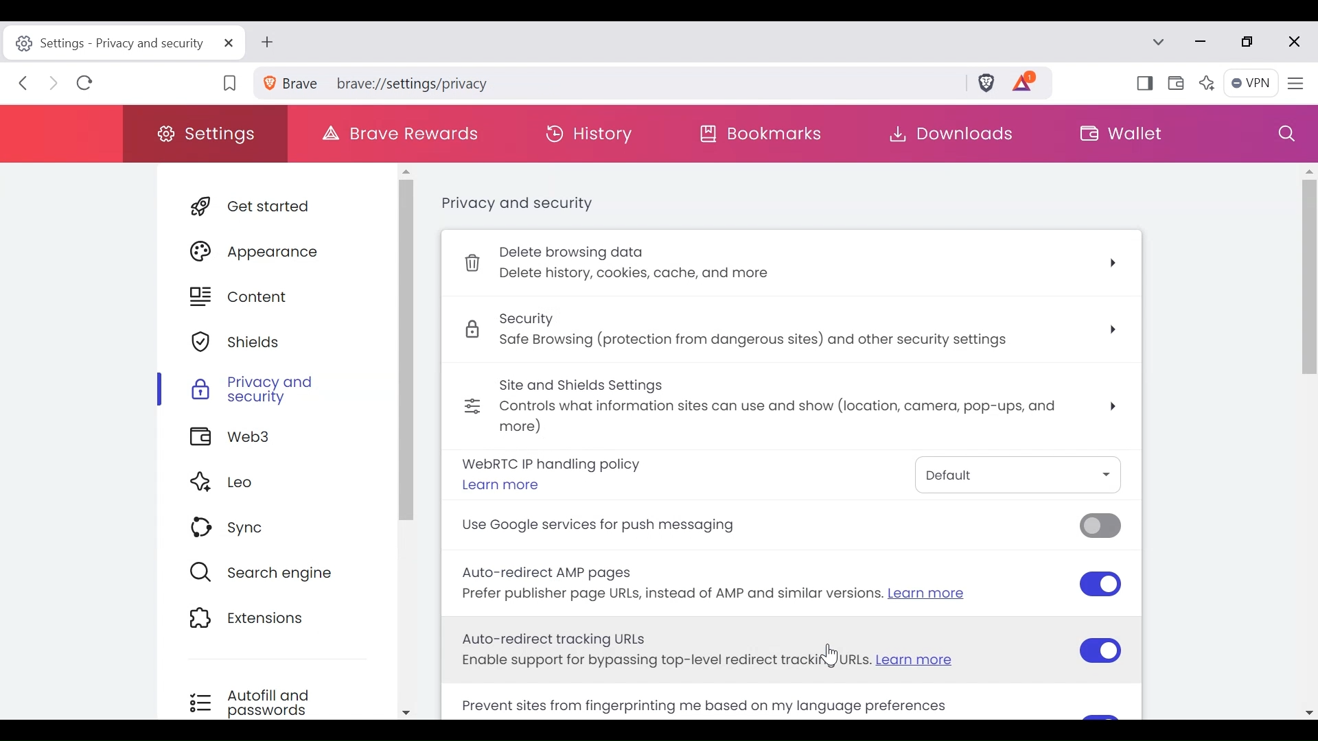 Image resolution: width=1318 pixels, height=741 pixels. Describe the element at coordinates (271, 530) in the screenshot. I see `Sync` at that location.